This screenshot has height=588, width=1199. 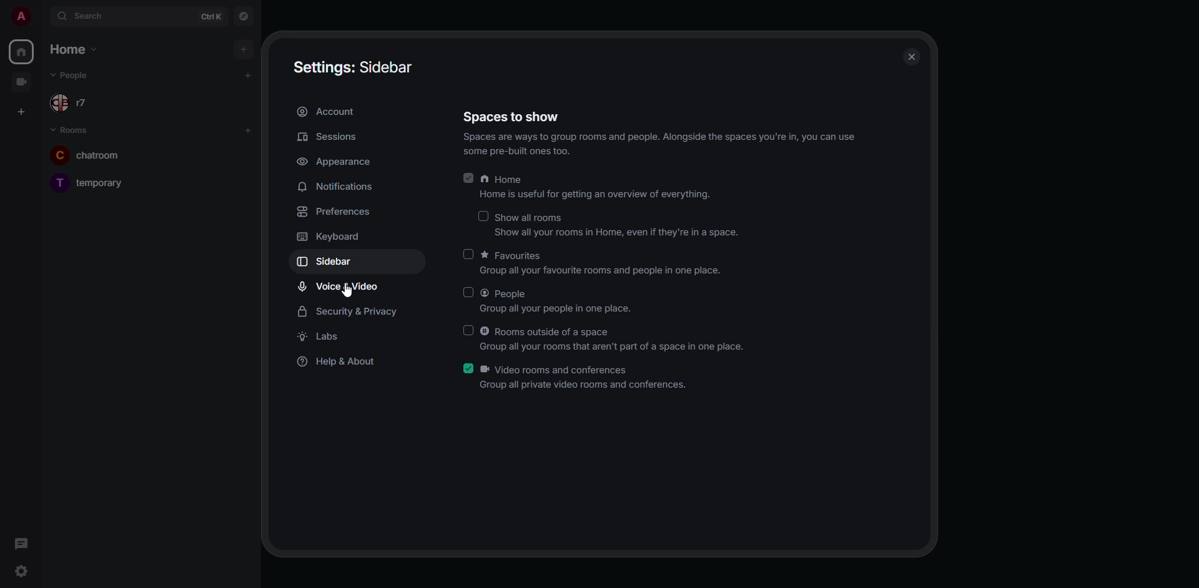 What do you see at coordinates (596, 188) in the screenshot?
I see `home` at bounding box center [596, 188].